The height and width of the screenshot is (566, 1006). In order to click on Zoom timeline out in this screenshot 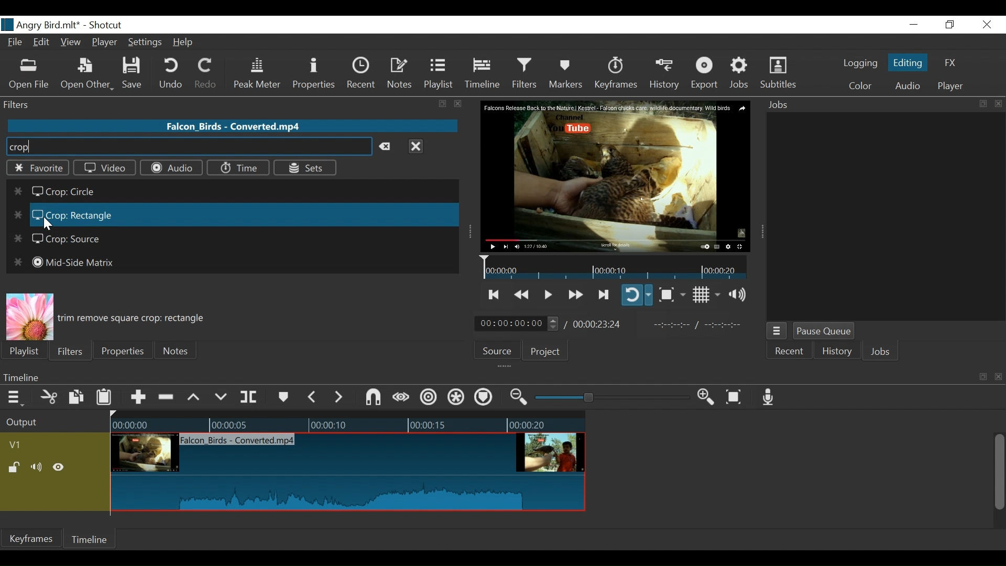, I will do `click(520, 397)`.